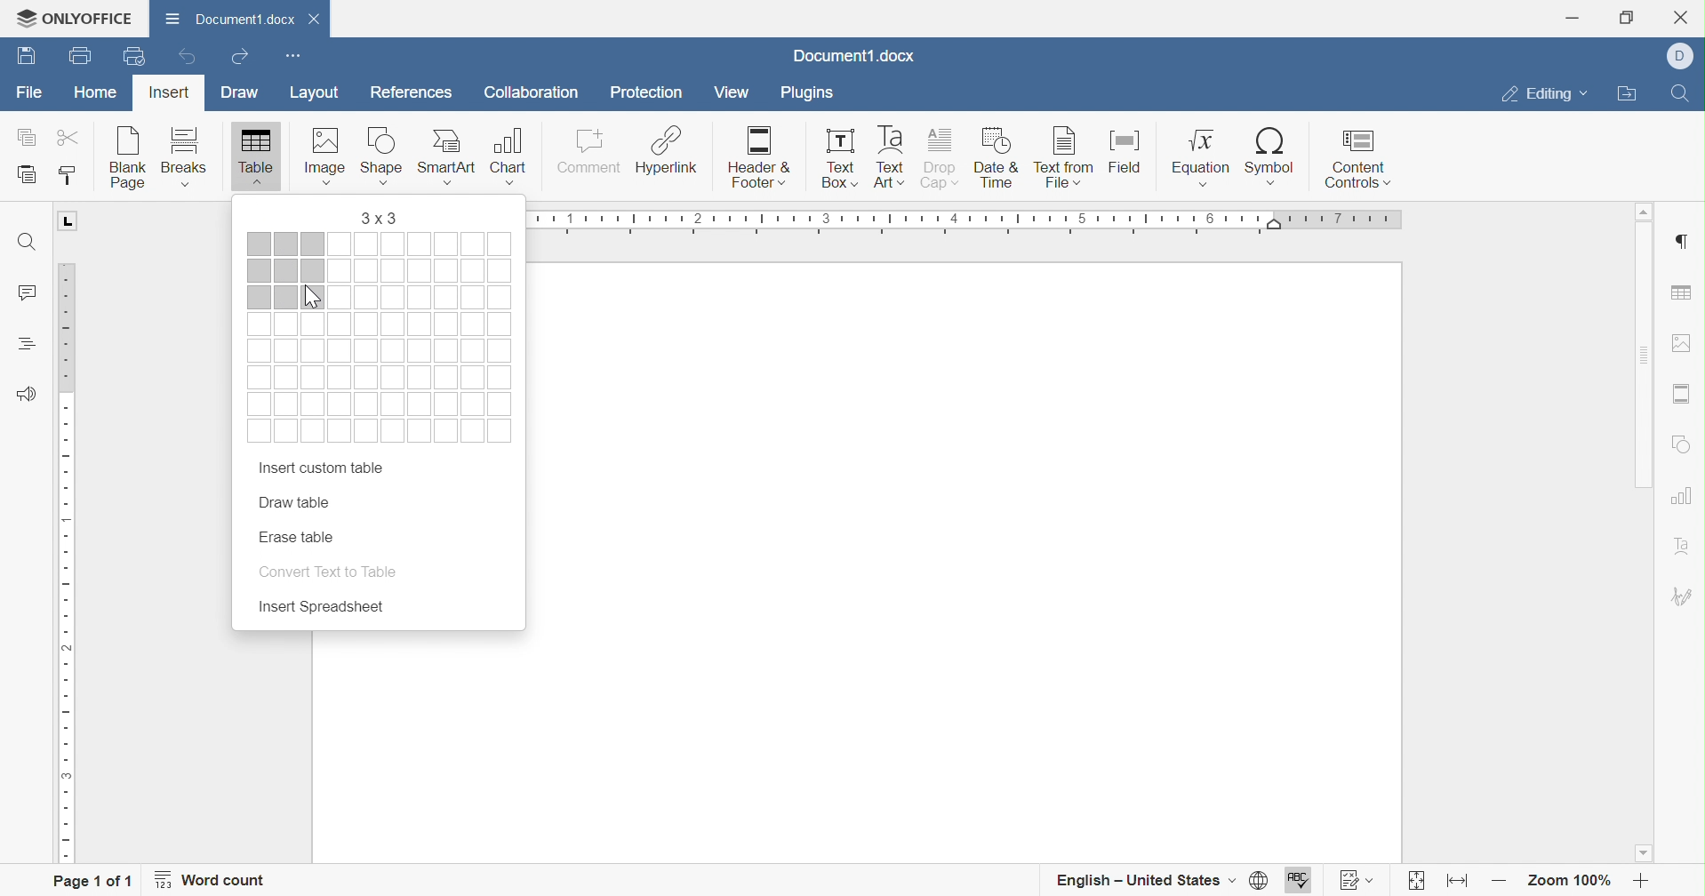 The height and width of the screenshot is (896, 1705). I want to click on Minimize, so click(1579, 17).